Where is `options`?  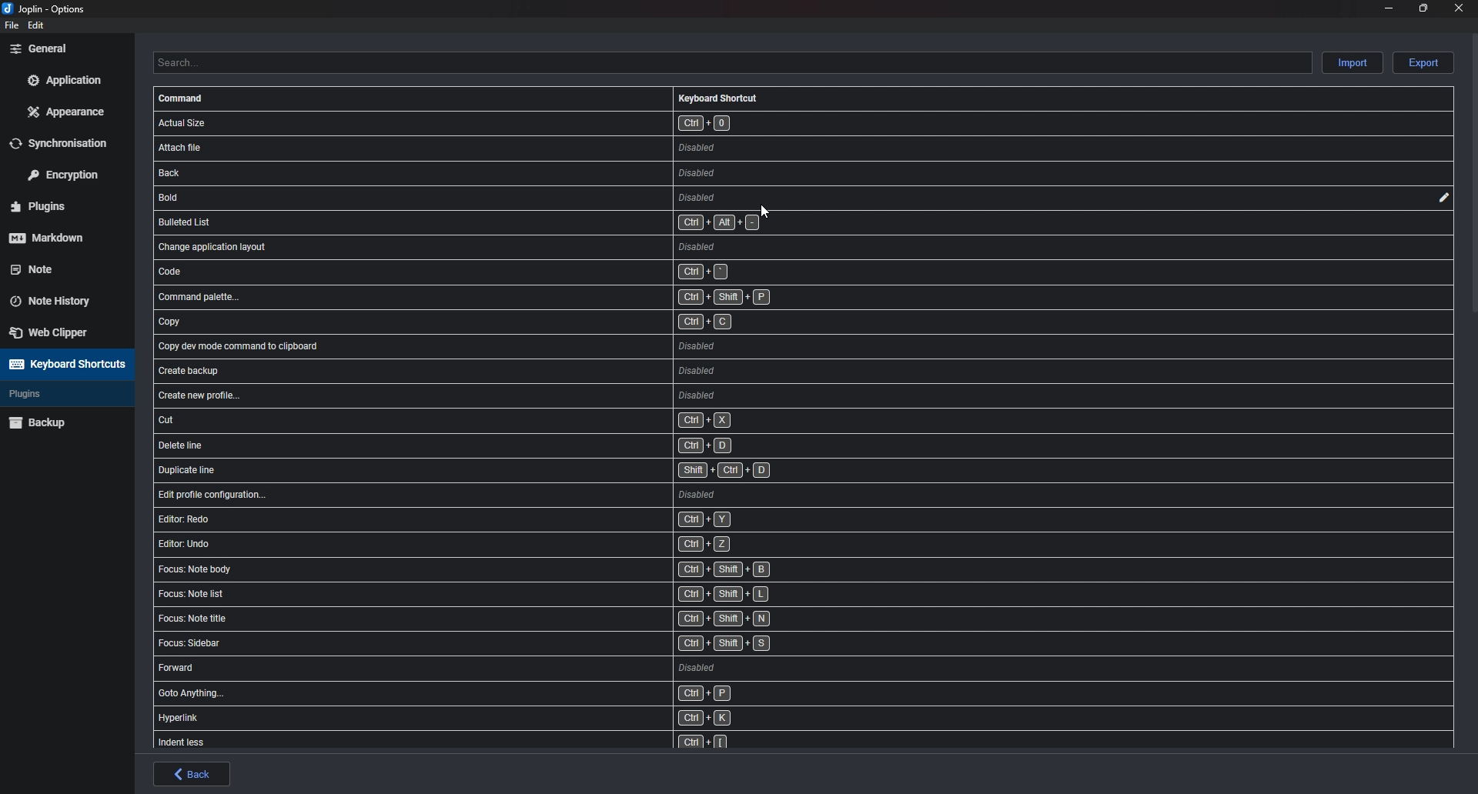 options is located at coordinates (48, 10).